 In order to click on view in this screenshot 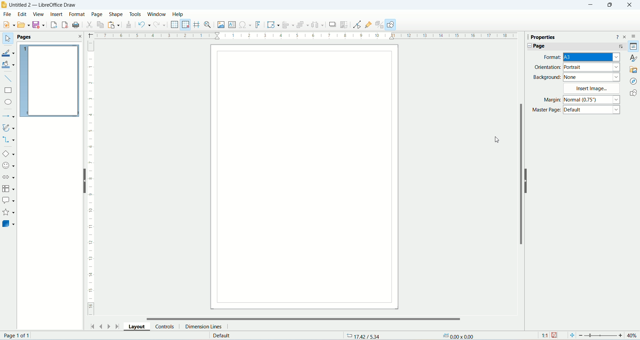, I will do `click(39, 14)`.